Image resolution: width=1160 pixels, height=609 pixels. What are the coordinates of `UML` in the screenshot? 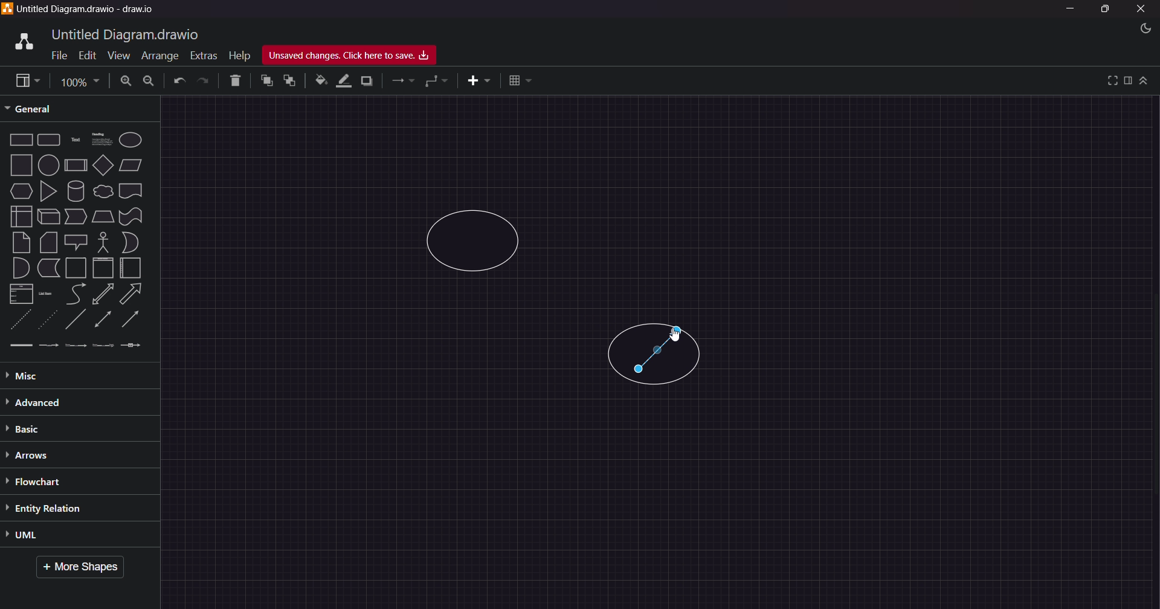 It's located at (55, 536).